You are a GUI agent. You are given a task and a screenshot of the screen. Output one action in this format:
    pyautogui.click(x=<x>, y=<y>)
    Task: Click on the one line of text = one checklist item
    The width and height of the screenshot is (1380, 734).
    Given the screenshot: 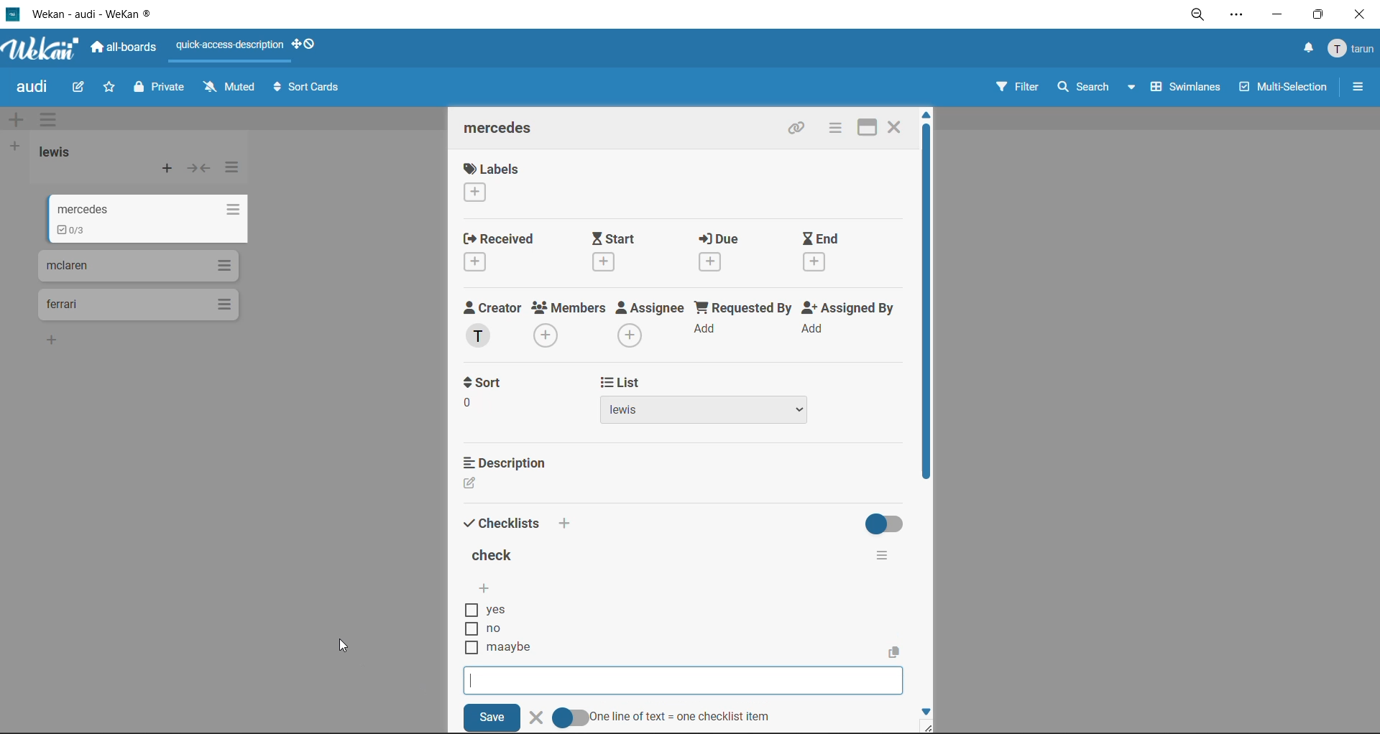 What is the action you would take?
    pyautogui.click(x=661, y=718)
    